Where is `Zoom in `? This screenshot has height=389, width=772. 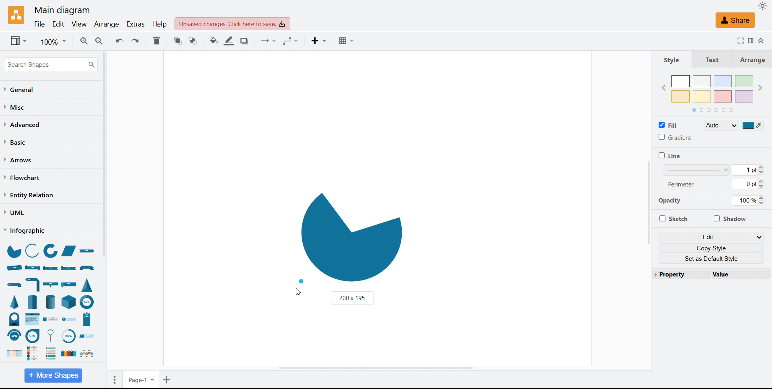
Zoom in  is located at coordinates (84, 41).